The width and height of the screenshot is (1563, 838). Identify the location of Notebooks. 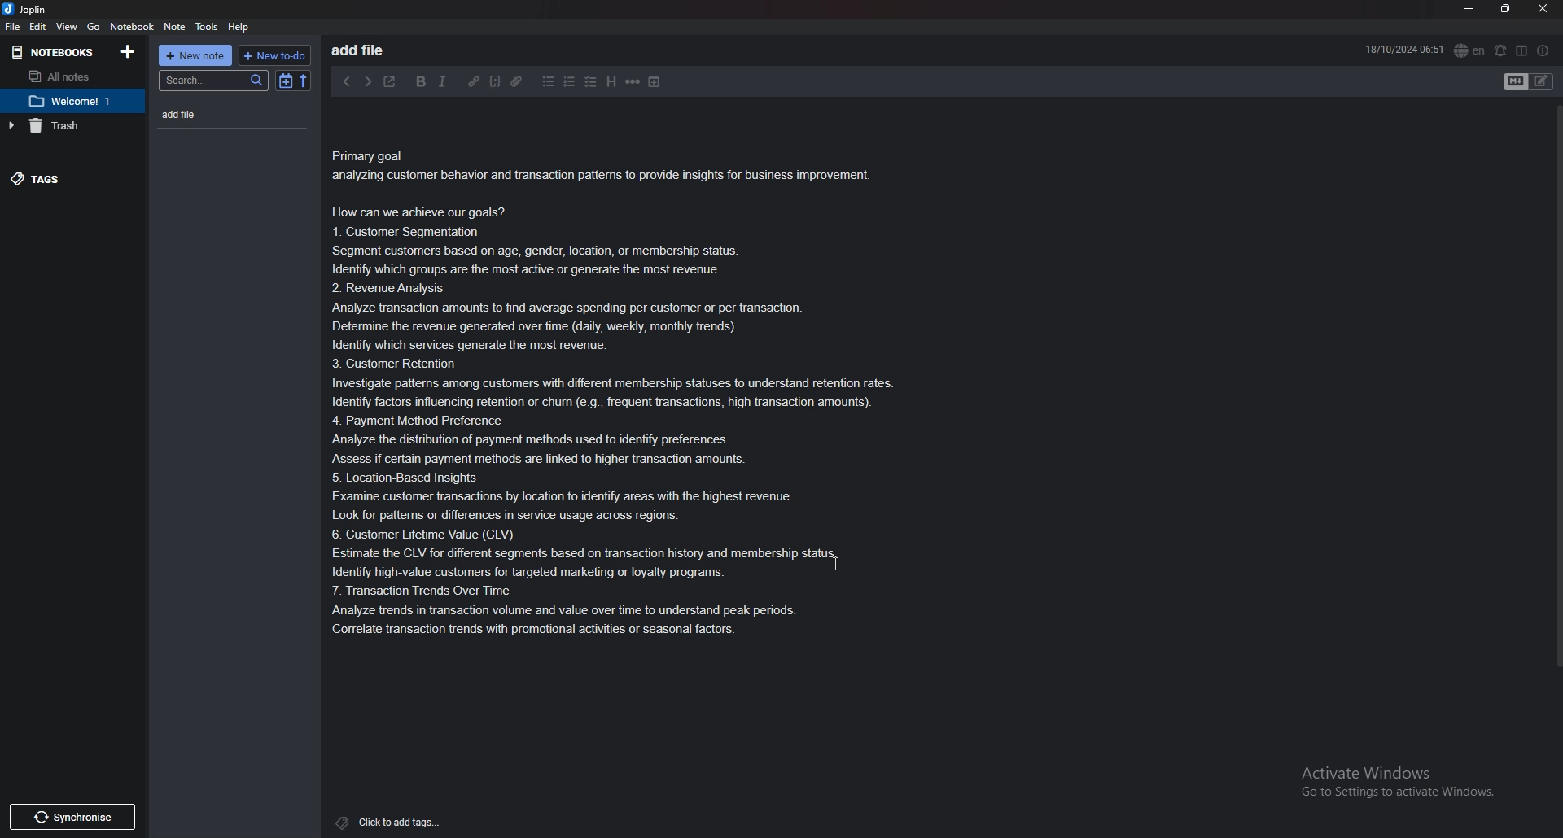
(58, 53).